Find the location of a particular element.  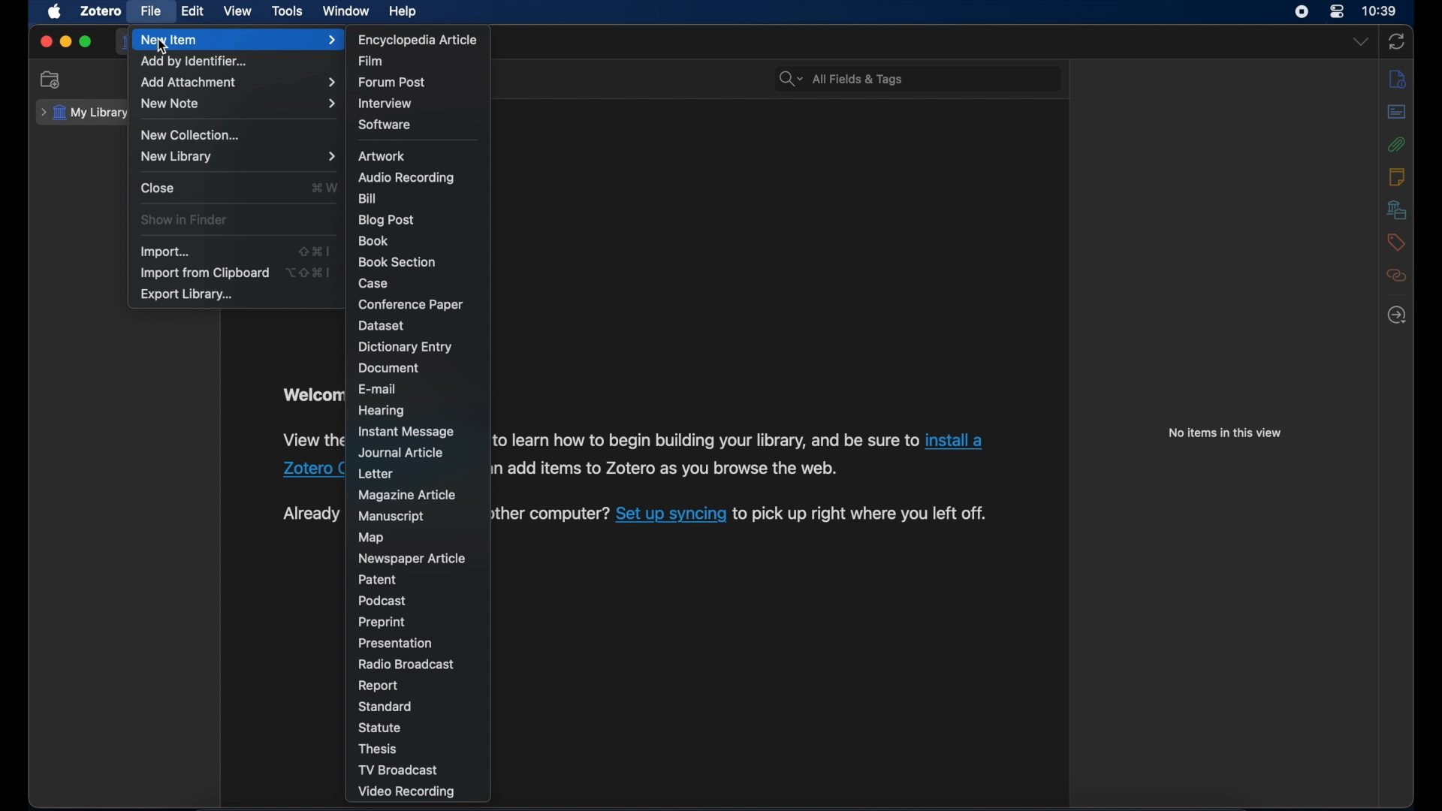

shortcut is located at coordinates (315, 252).